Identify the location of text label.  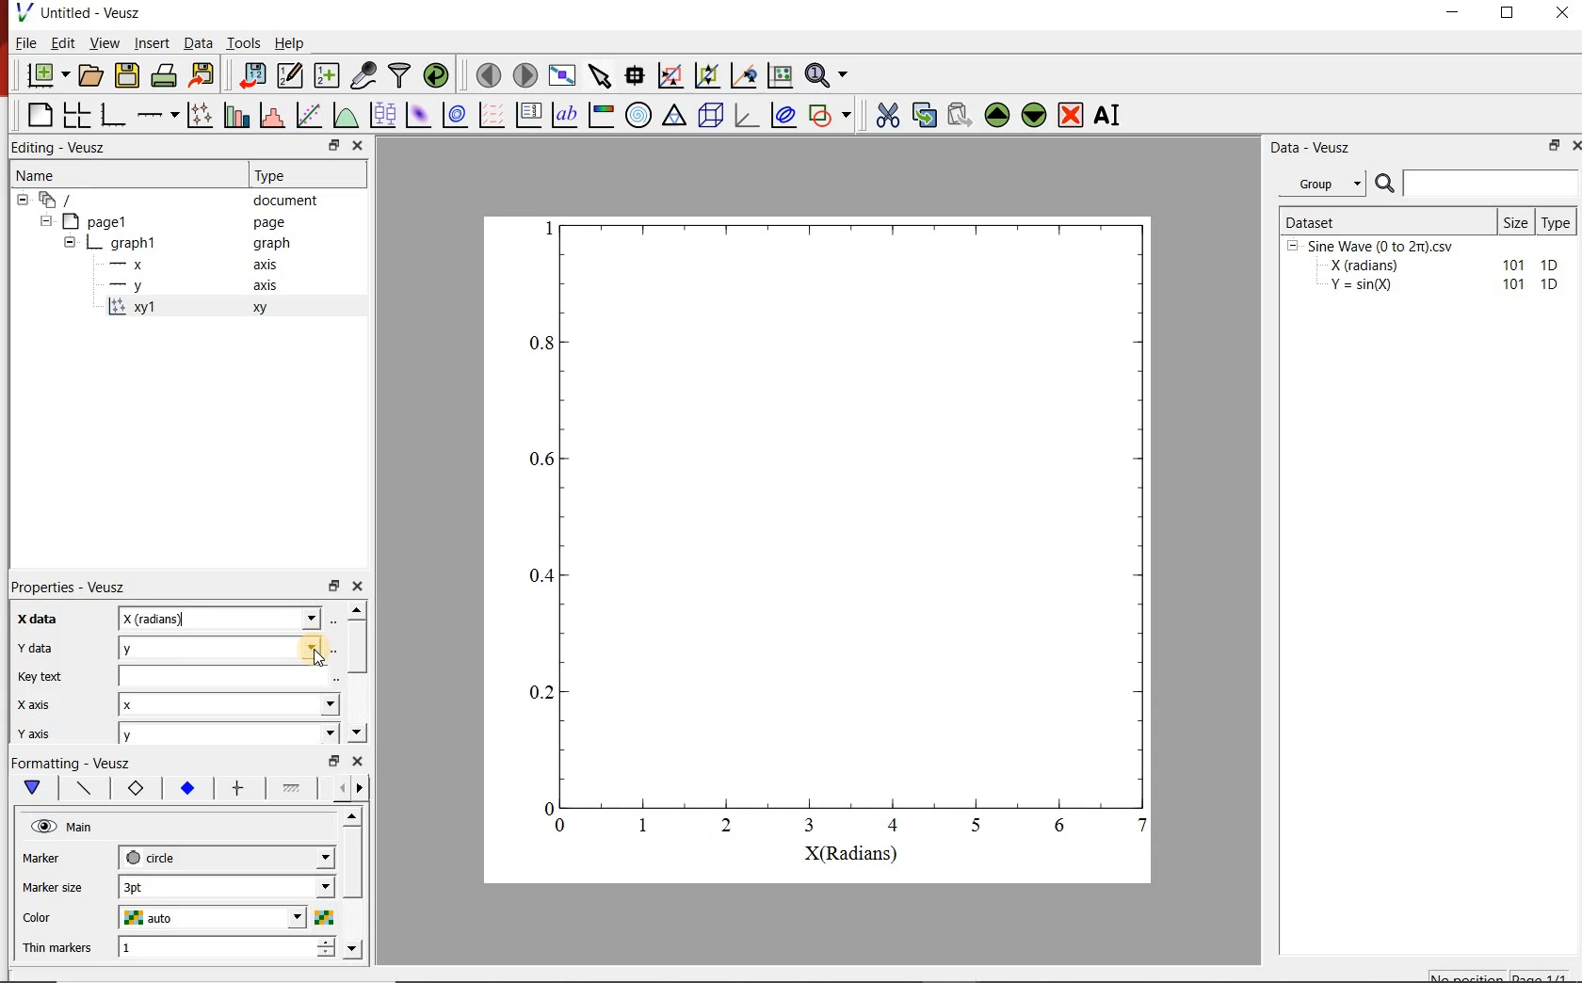
(565, 115).